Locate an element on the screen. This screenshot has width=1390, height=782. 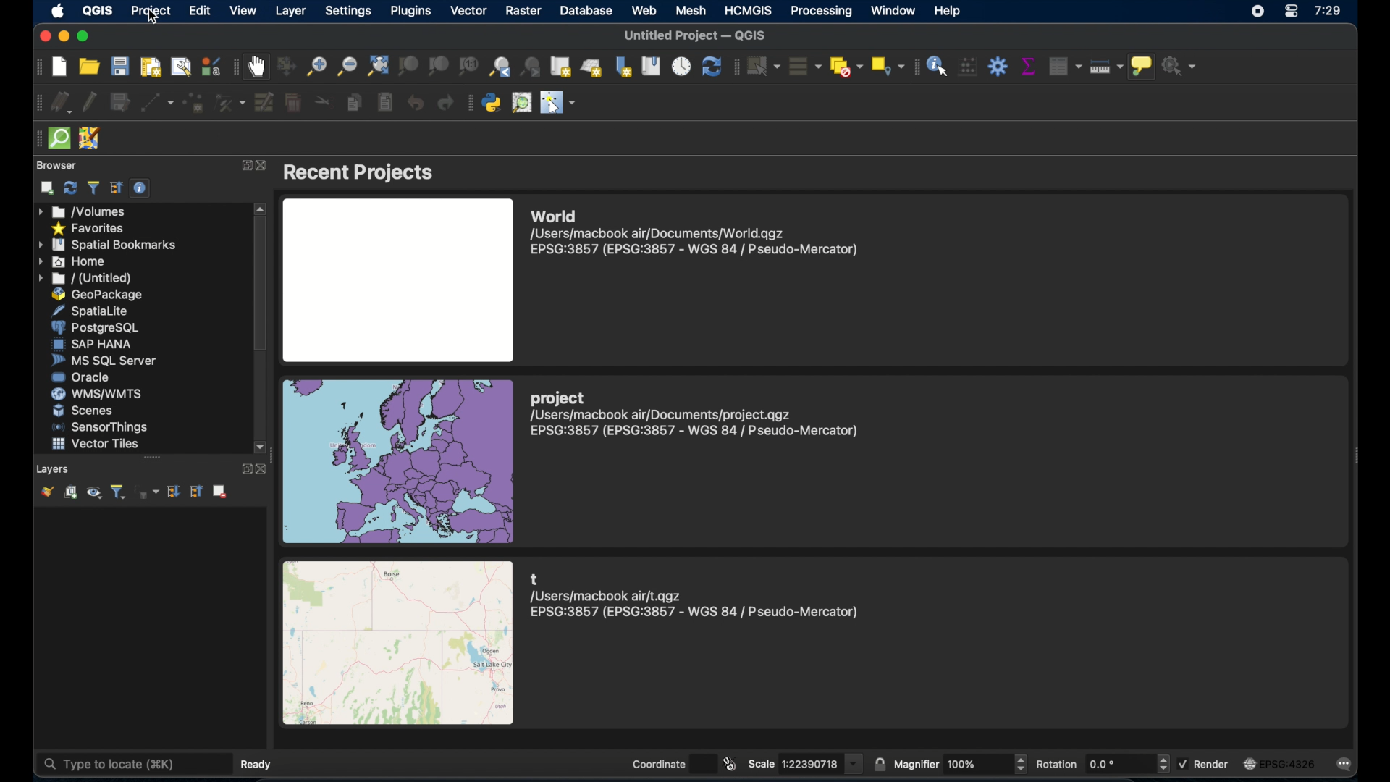
map navigation toolbar is located at coordinates (234, 67).